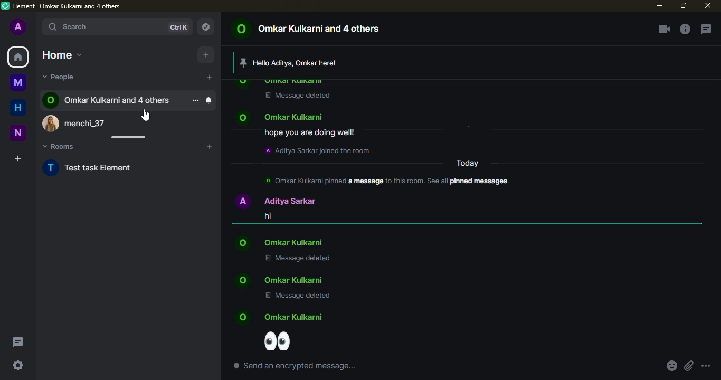 Image resolution: width=721 pixels, height=380 pixels. Describe the element at coordinates (283, 117) in the screenshot. I see `omkar kulkarni` at that location.